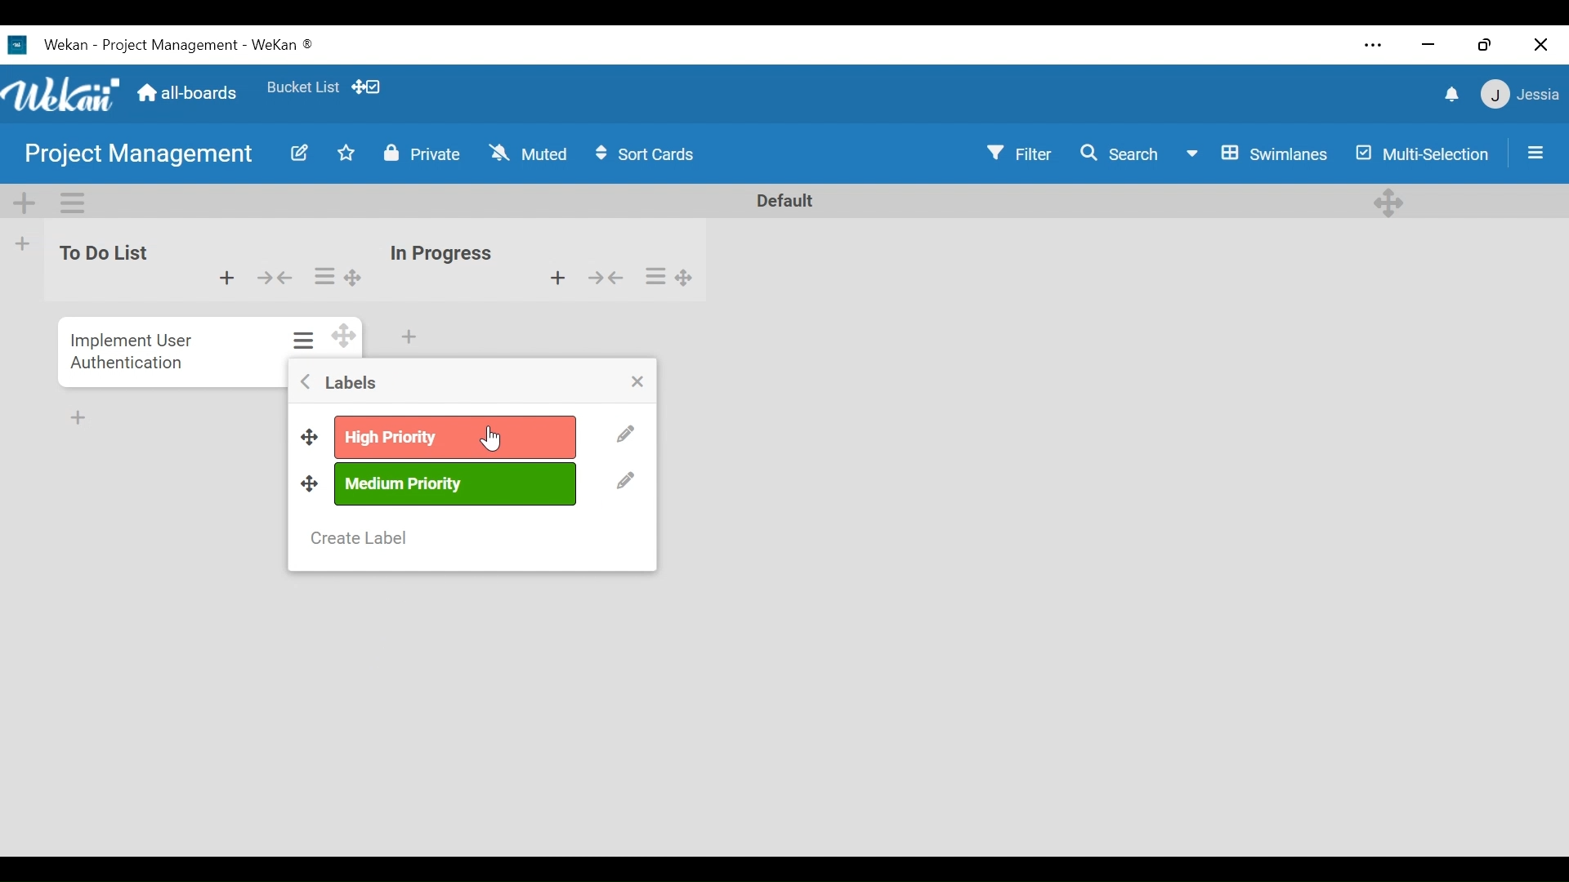 Image resolution: width=1569 pixels, height=882 pixels. I want to click on notification, so click(1451, 95).